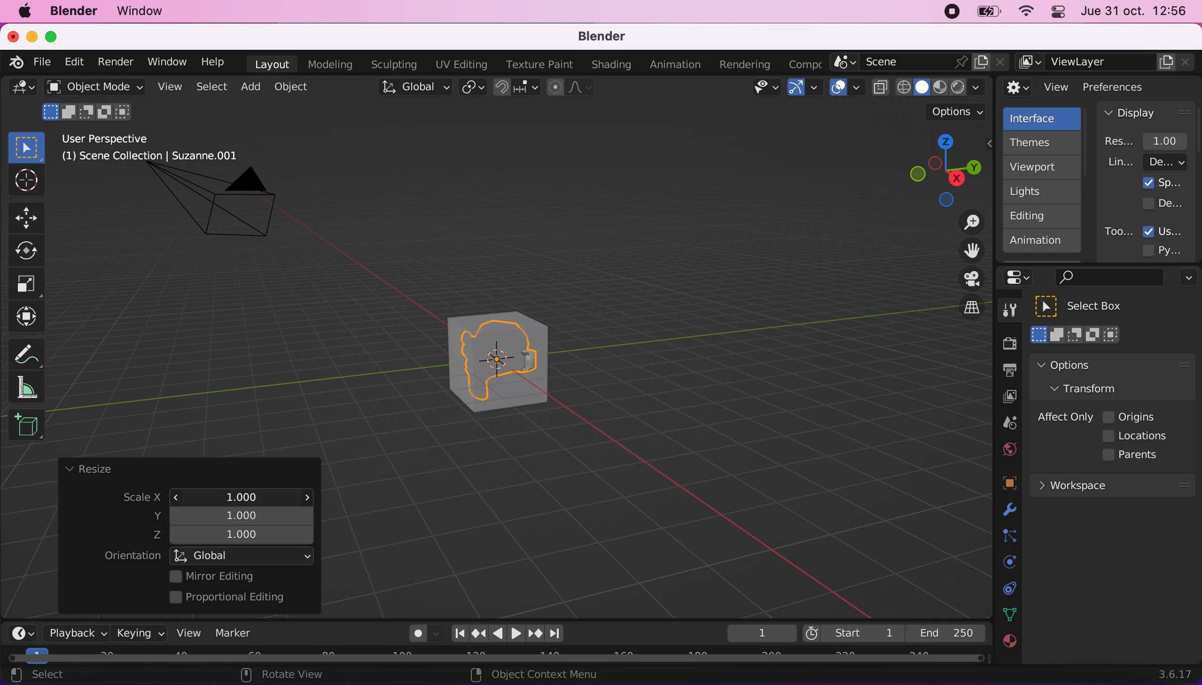 The height and width of the screenshot is (685, 1202). Describe the element at coordinates (804, 90) in the screenshot. I see `gizmos` at that location.